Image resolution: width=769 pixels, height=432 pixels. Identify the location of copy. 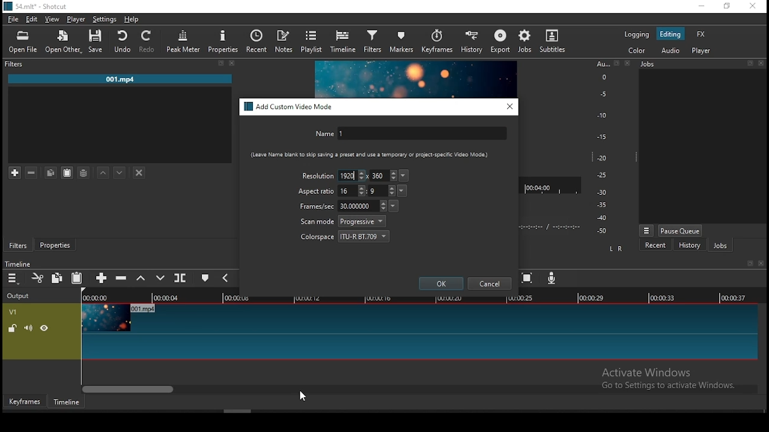
(57, 277).